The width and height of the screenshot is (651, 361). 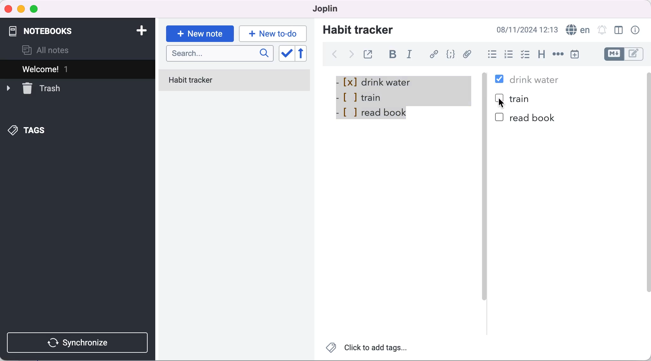 What do you see at coordinates (500, 118) in the screenshot?
I see `check box 3` at bounding box center [500, 118].